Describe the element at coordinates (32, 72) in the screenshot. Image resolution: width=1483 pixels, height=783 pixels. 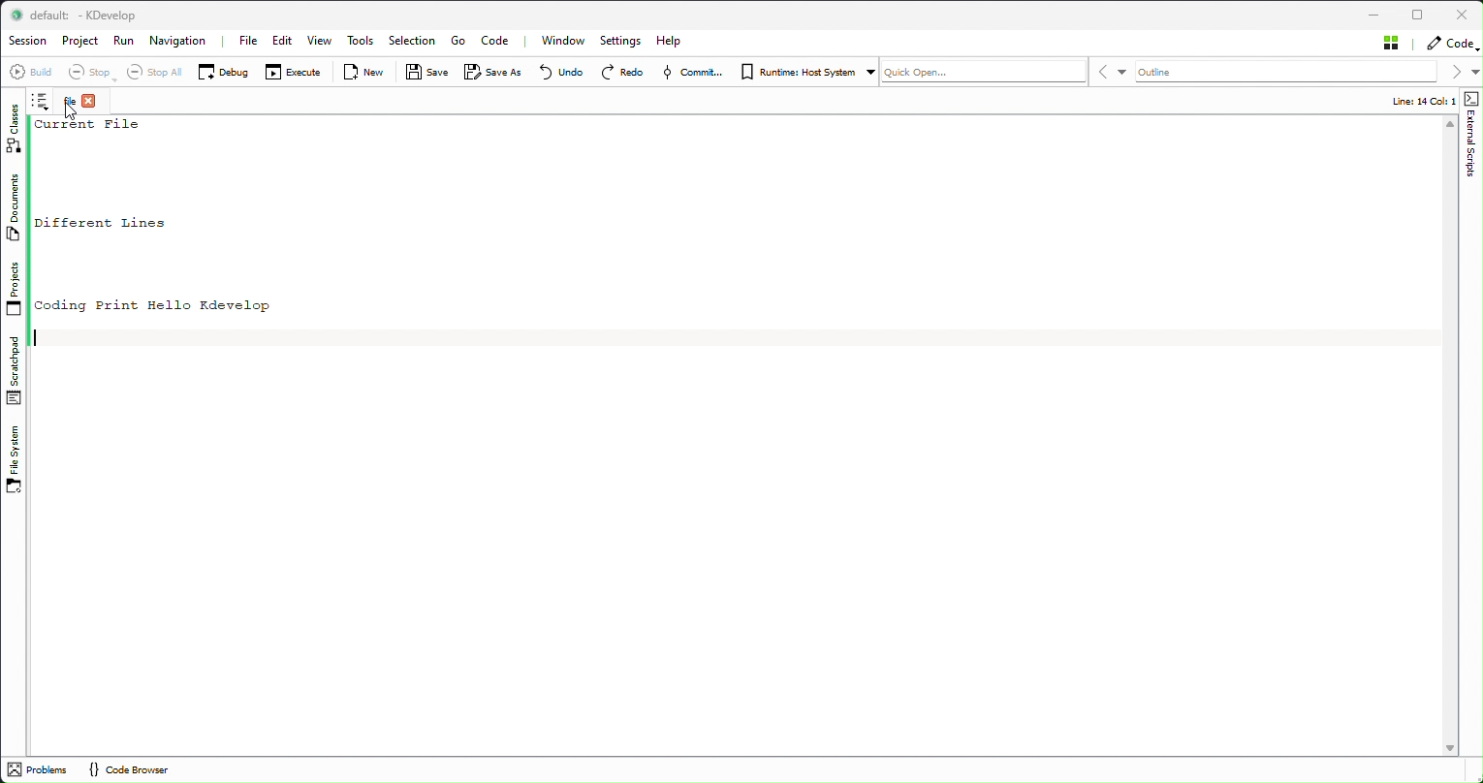
I see `Build` at that location.